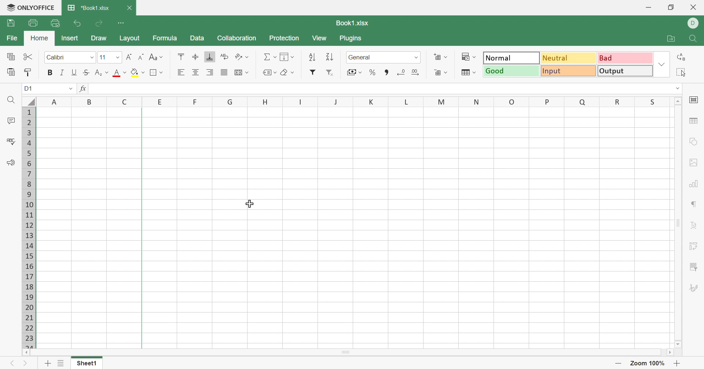 This screenshot has height=369, width=704. Describe the element at coordinates (284, 56) in the screenshot. I see `Fill` at that location.